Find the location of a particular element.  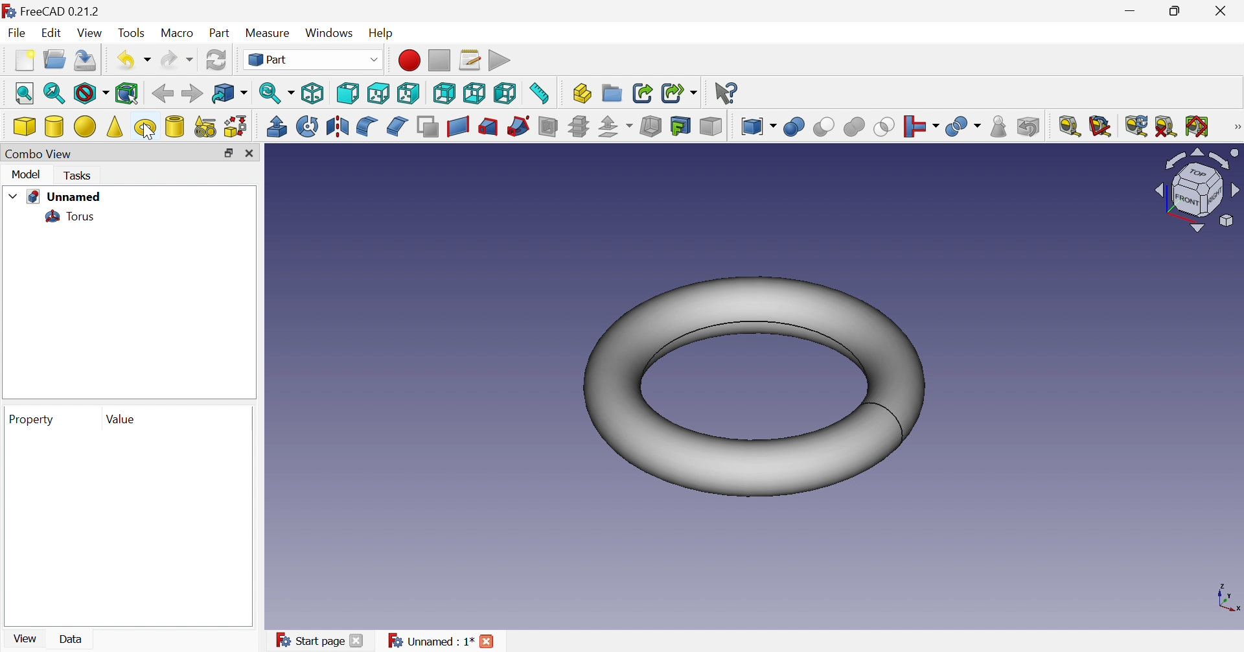

FreeCAD 0.21.2 is located at coordinates (69, 12).